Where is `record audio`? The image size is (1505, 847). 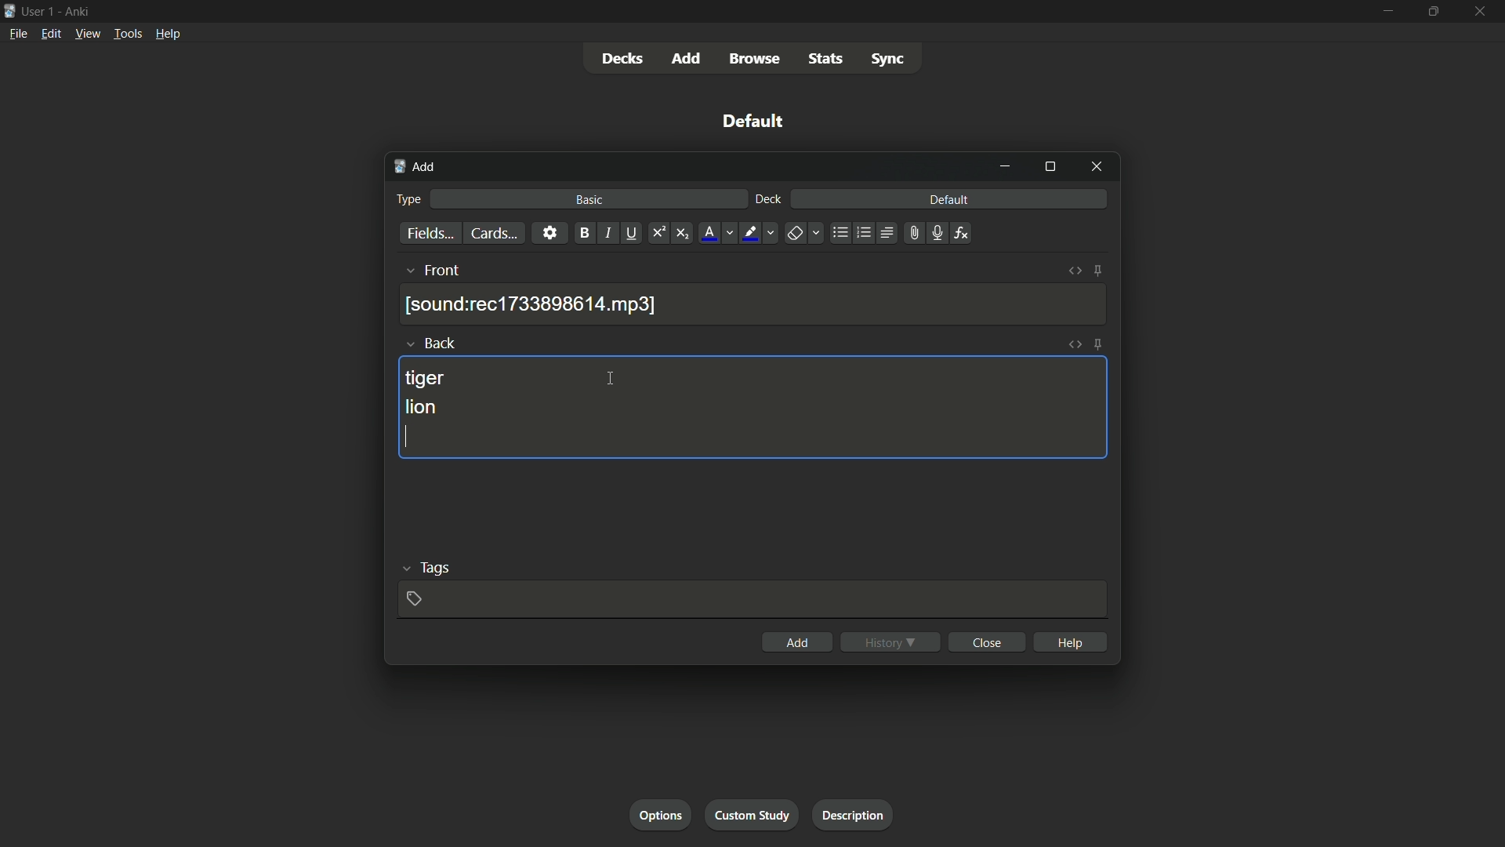
record audio is located at coordinates (934, 234).